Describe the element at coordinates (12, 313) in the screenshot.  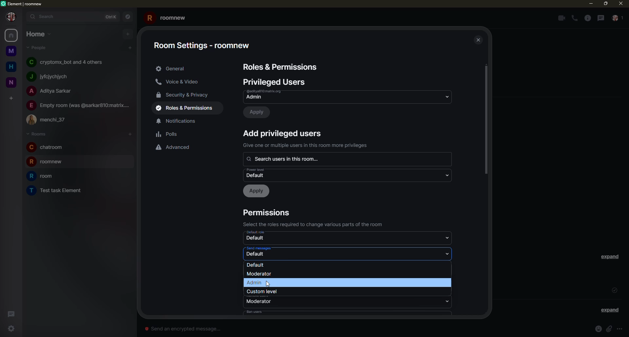
I see `threads` at that location.